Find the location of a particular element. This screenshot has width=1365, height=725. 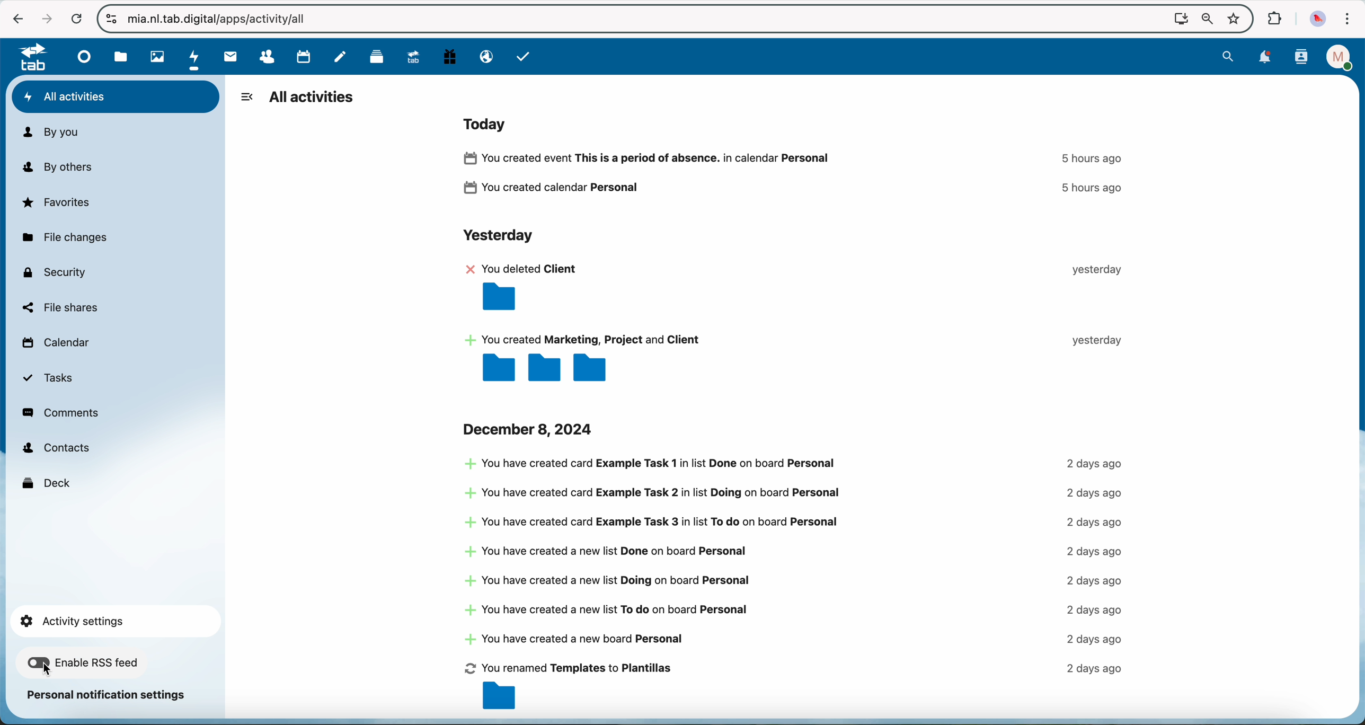

personal notification settings is located at coordinates (108, 695).